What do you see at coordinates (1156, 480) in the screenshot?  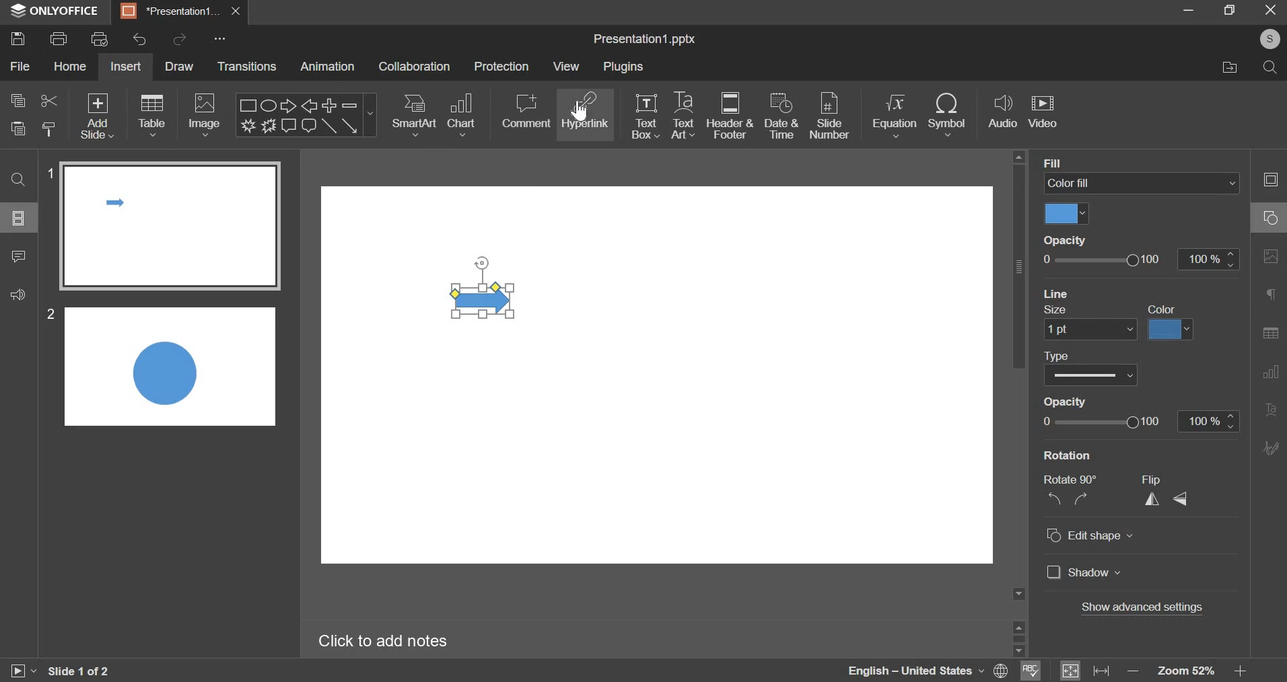 I see `Flip` at bounding box center [1156, 480].